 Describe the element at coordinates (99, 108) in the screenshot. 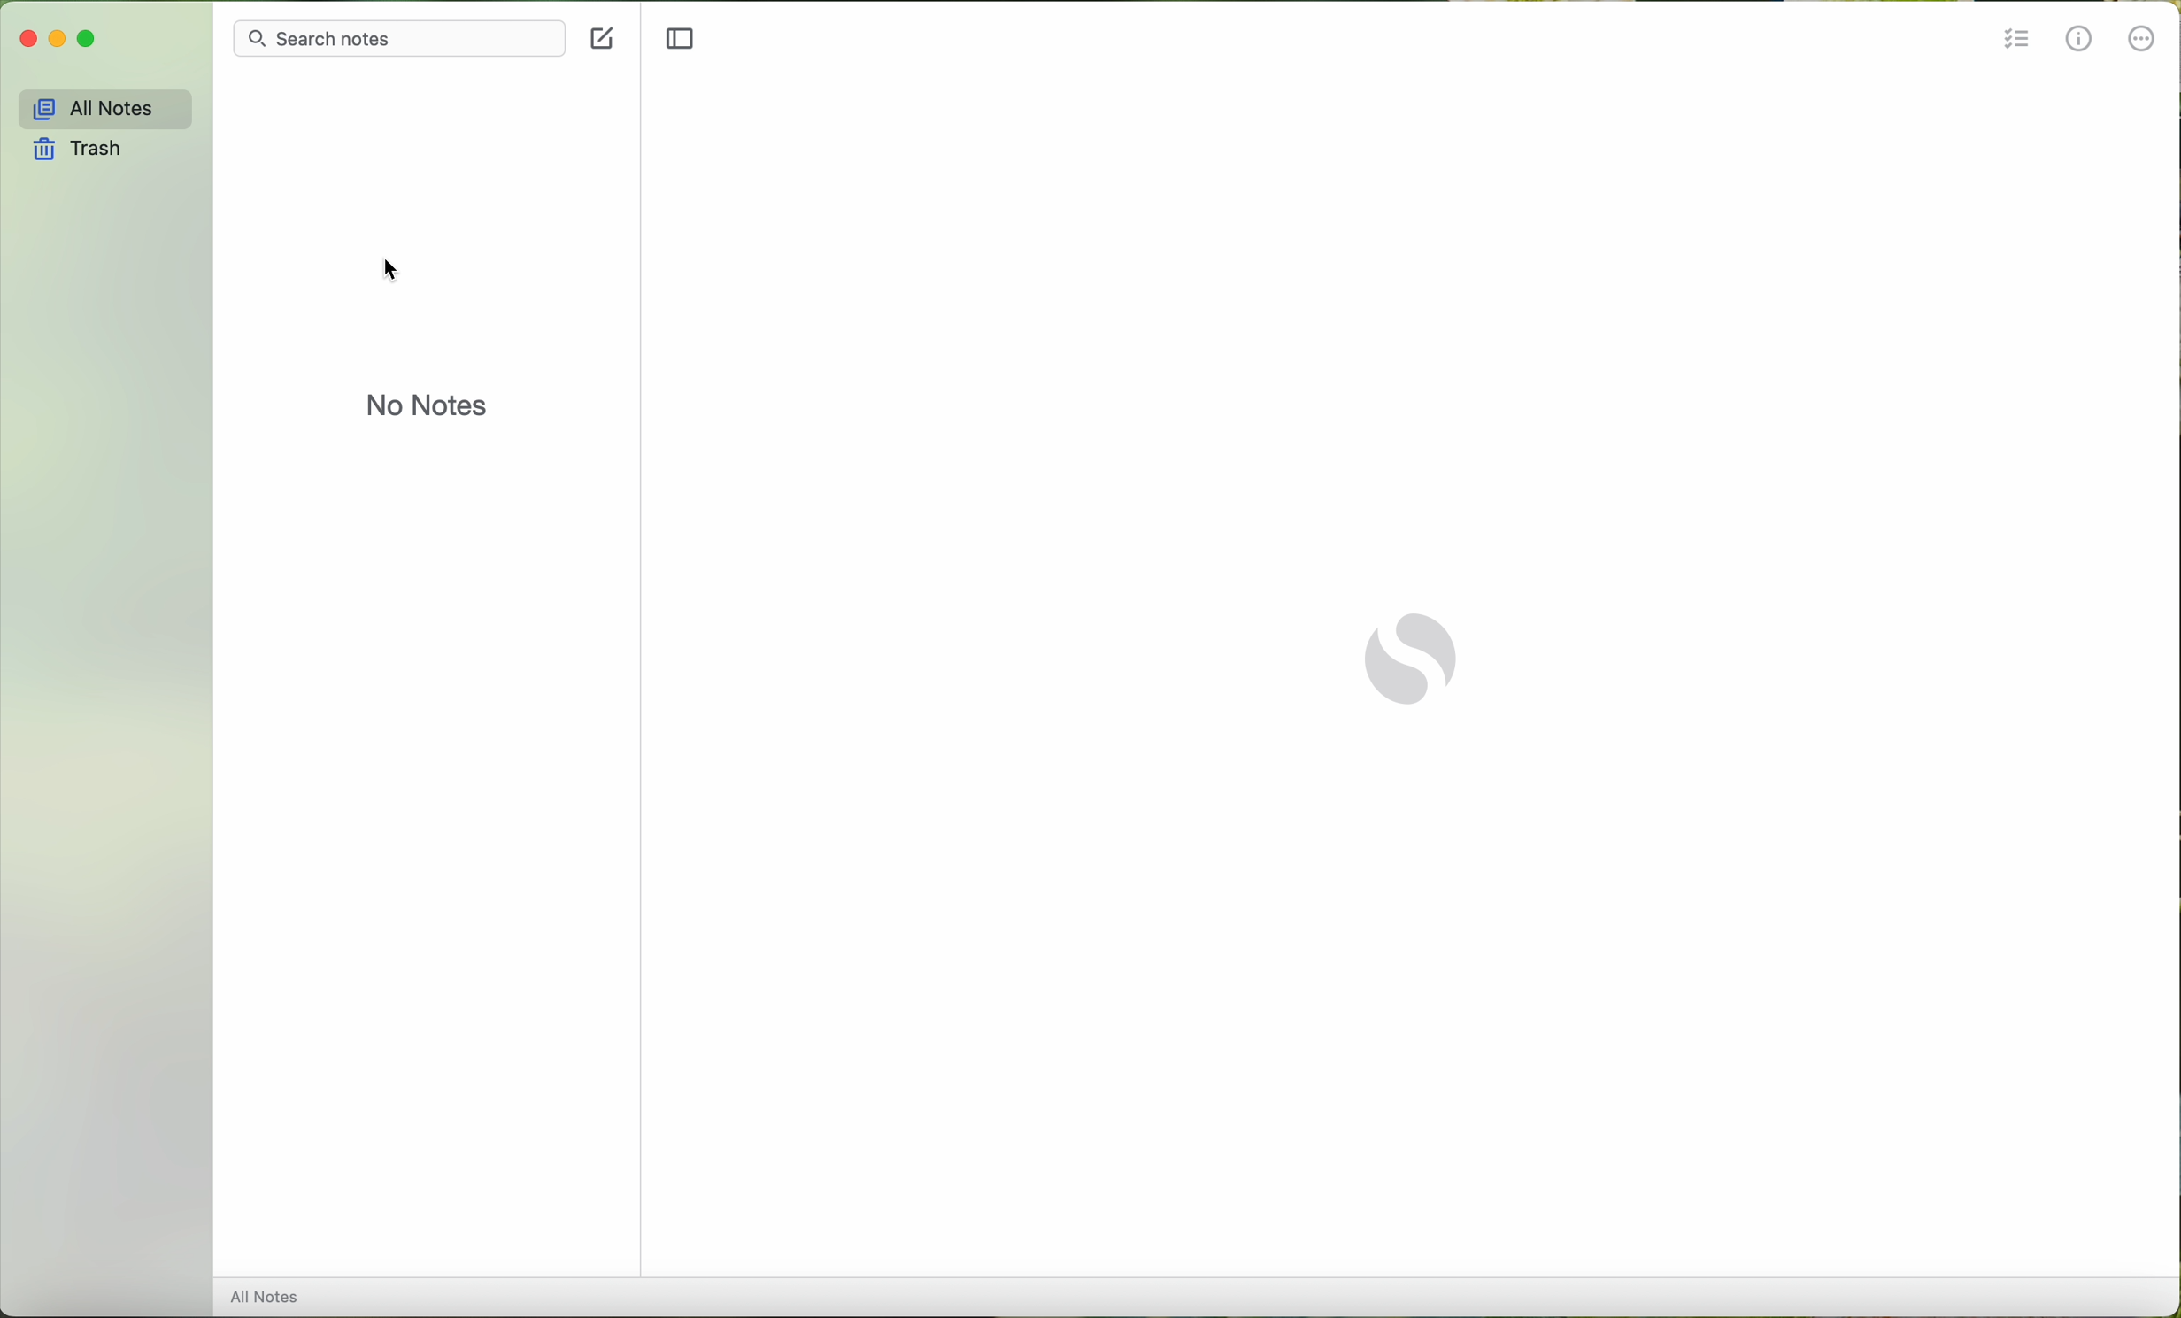

I see `all notes` at that location.